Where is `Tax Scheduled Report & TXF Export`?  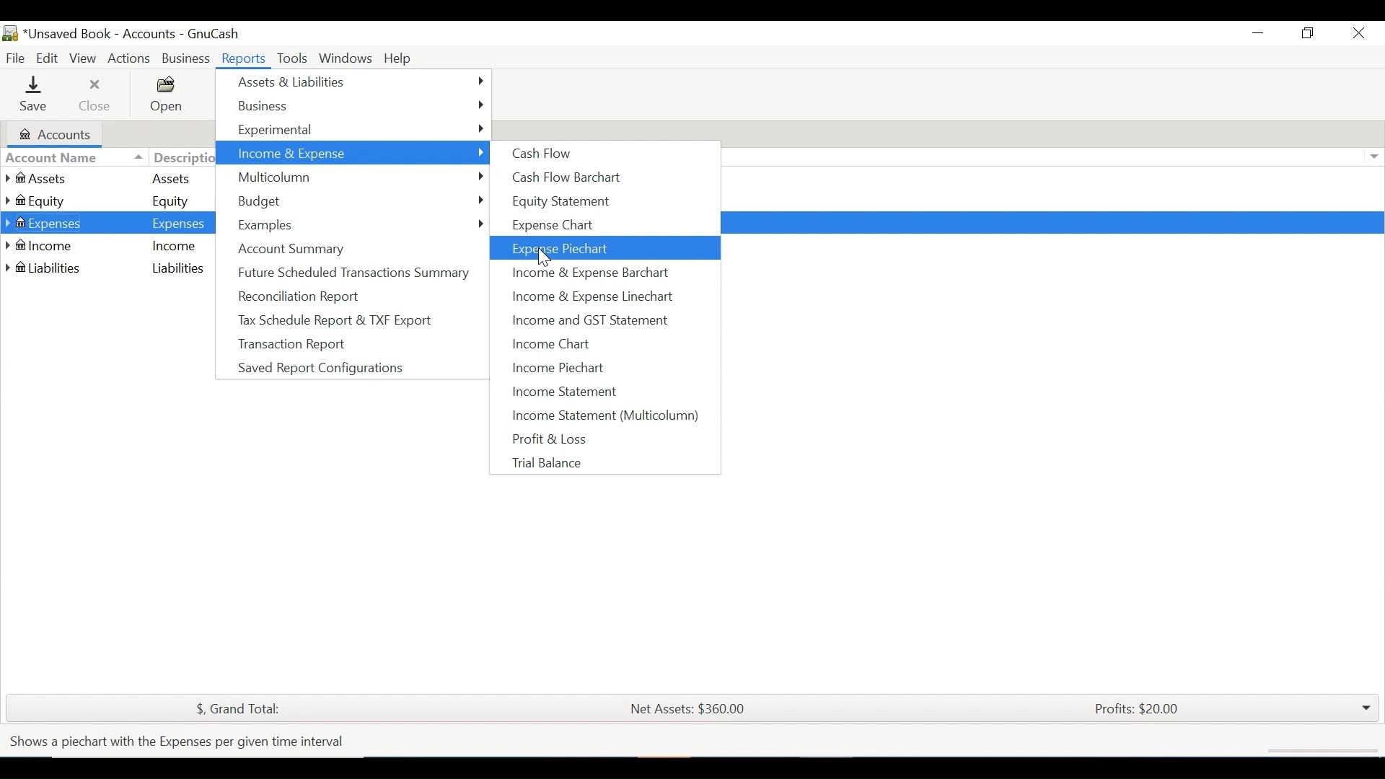
Tax Scheduled Report & TXF Export is located at coordinates (335, 320).